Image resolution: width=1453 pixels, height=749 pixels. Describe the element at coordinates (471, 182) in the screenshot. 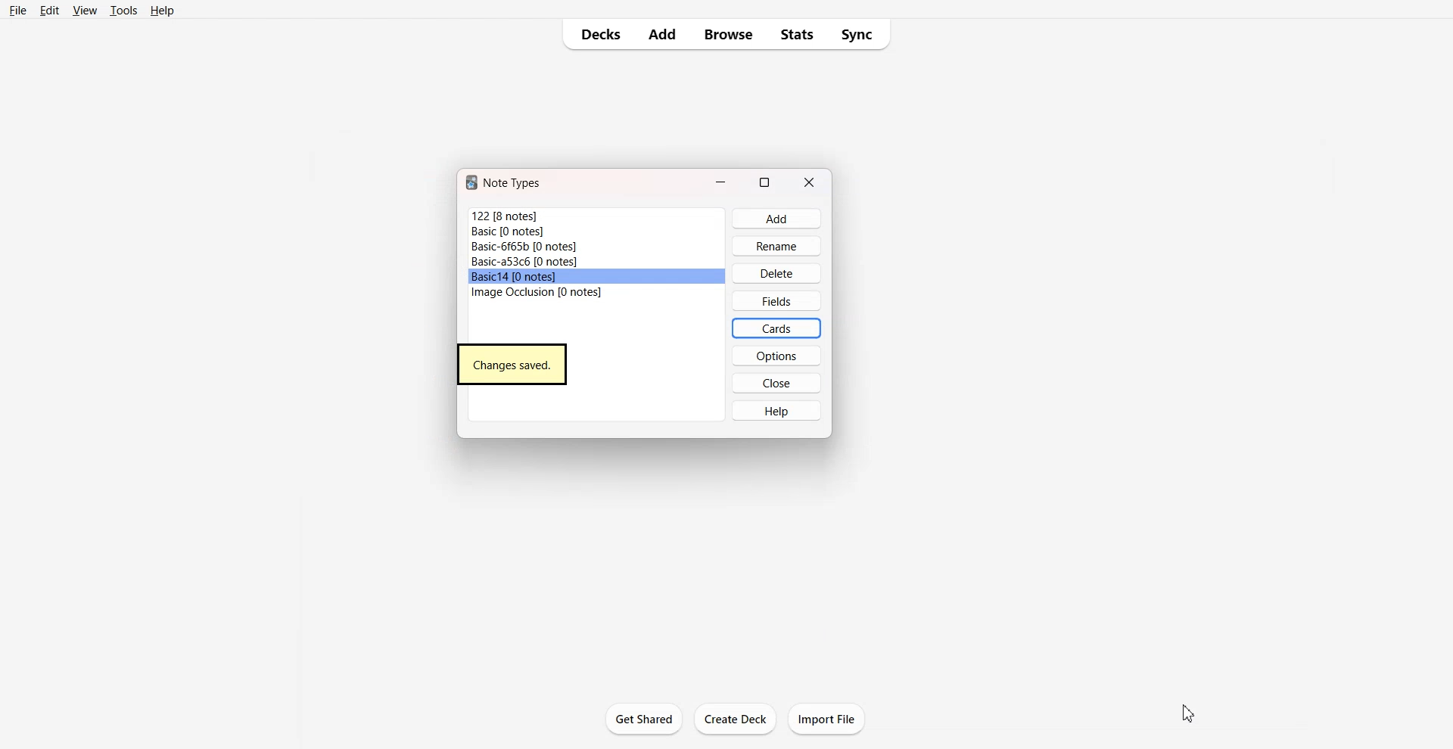

I see `Software logo` at that location.